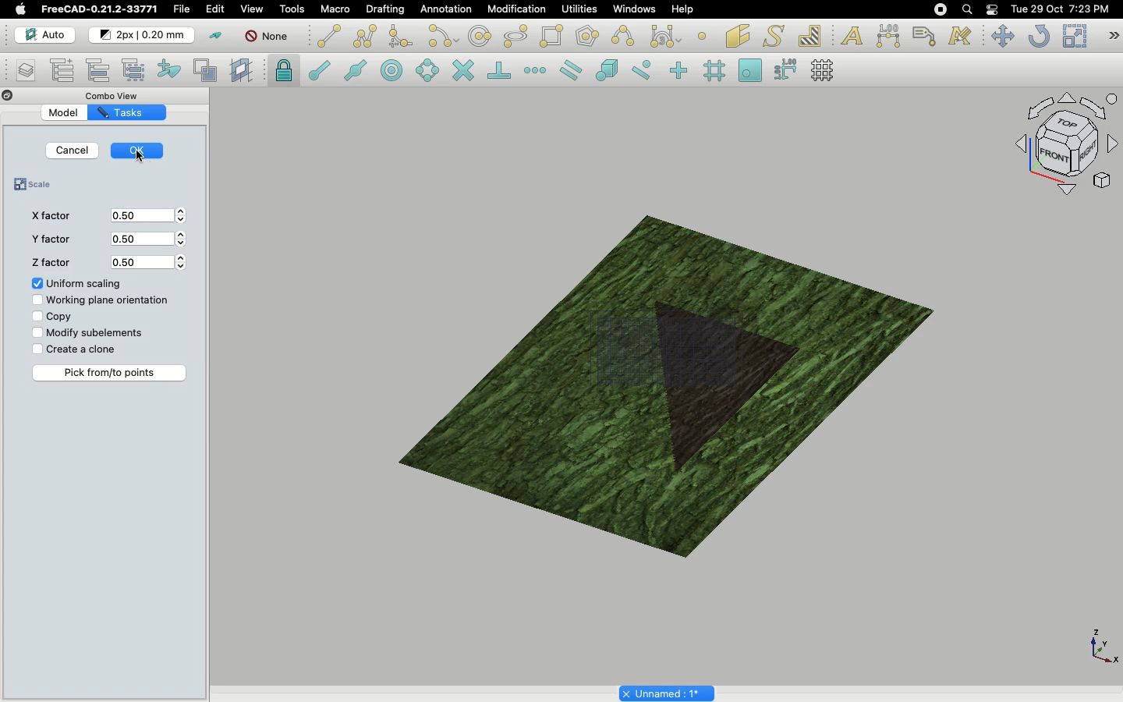  Describe the element at coordinates (462, 69) in the screenshot. I see `Snap intersection` at that location.